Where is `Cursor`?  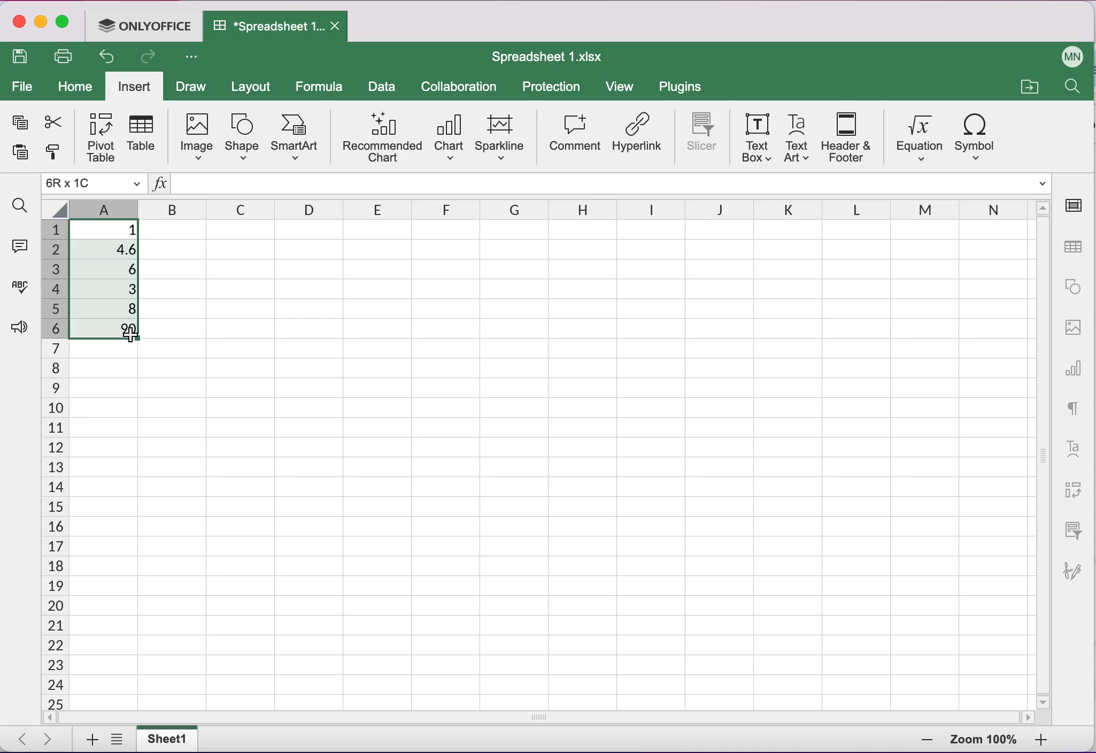
Cursor is located at coordinates (127, 335).